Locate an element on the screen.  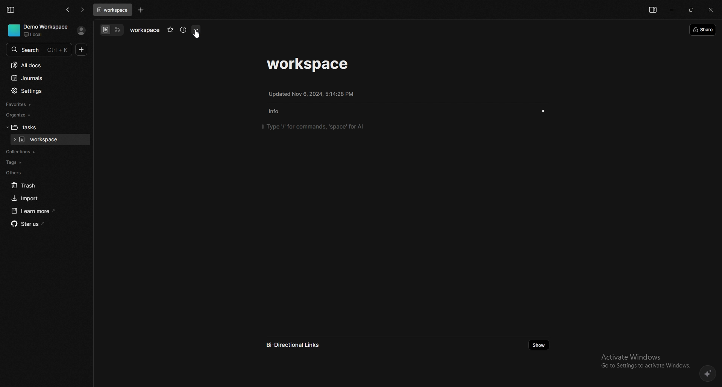
journals is located at coordinates (43, 79).